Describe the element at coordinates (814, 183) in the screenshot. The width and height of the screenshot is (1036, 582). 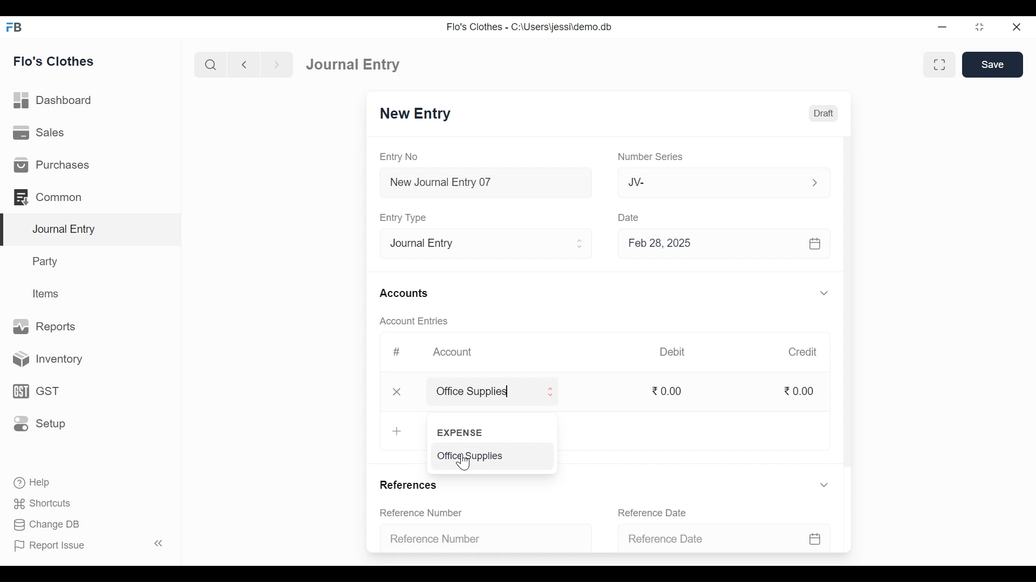
I see `Expand` at that location.